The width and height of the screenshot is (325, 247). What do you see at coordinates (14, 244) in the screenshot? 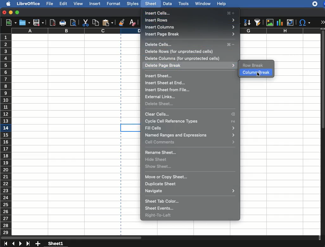
I see `previous sheet` at bounding box center [14, 244].